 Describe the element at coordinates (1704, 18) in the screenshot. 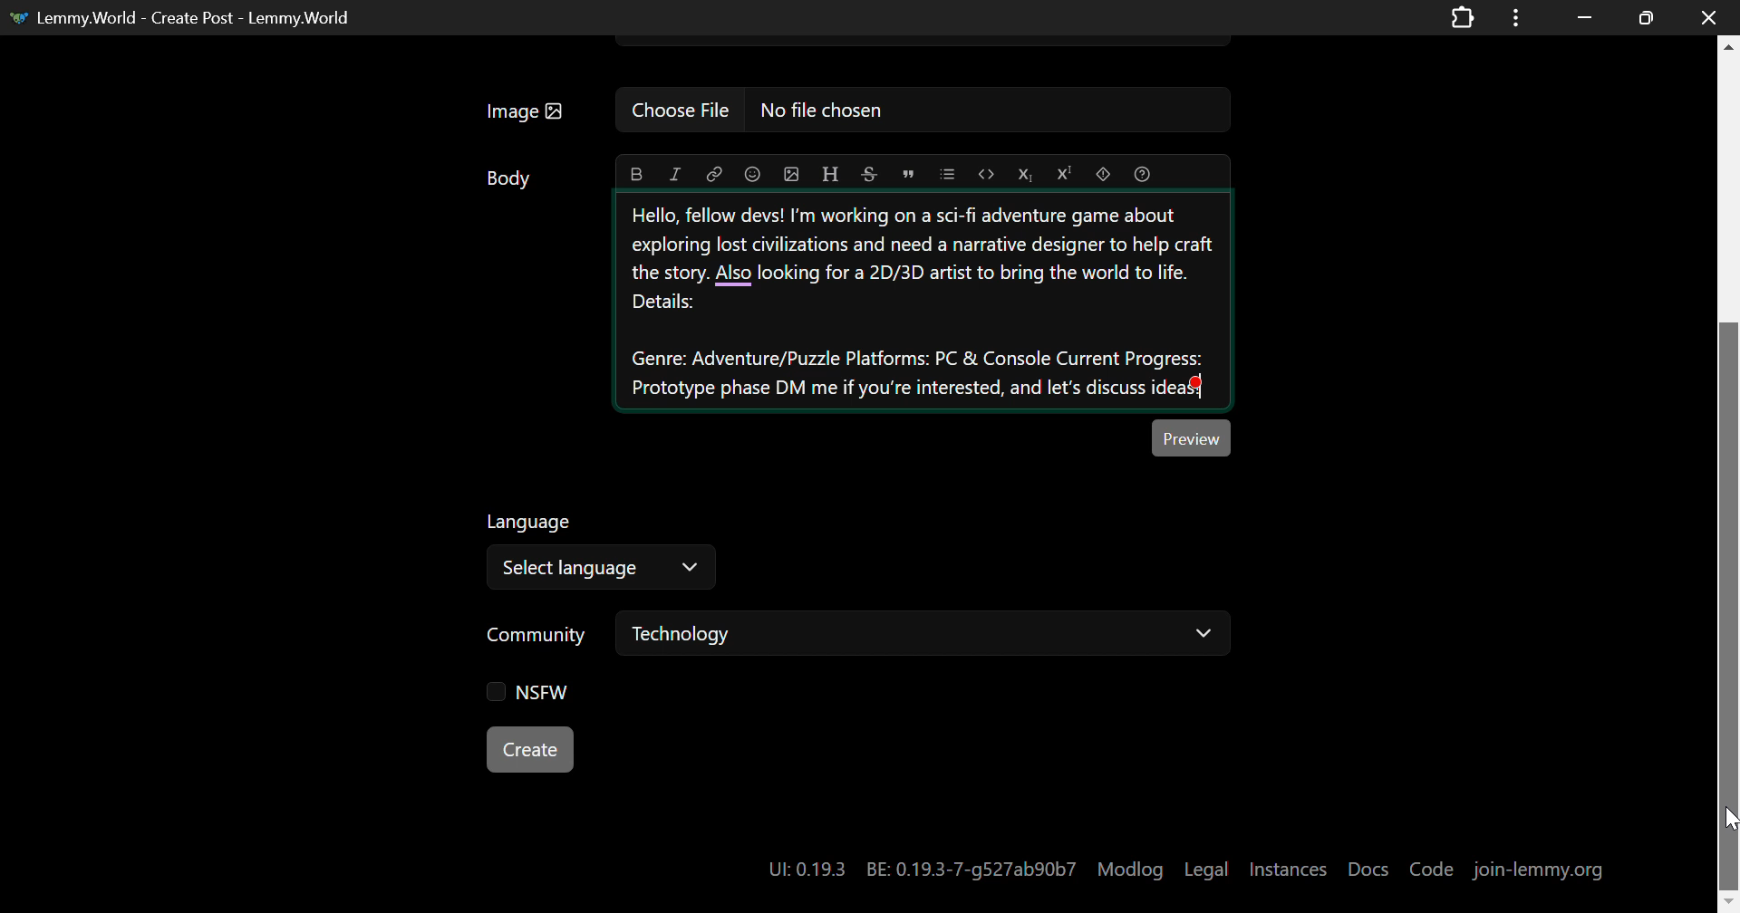

I see `Close Window` at that location.